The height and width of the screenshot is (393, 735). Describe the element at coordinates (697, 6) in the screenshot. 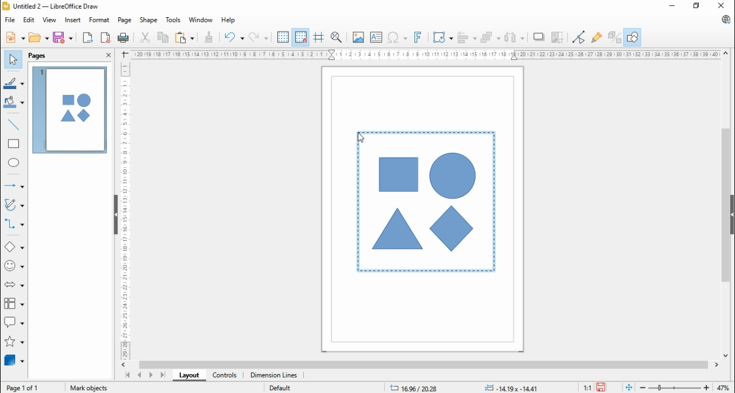

I see `restore` at that location.